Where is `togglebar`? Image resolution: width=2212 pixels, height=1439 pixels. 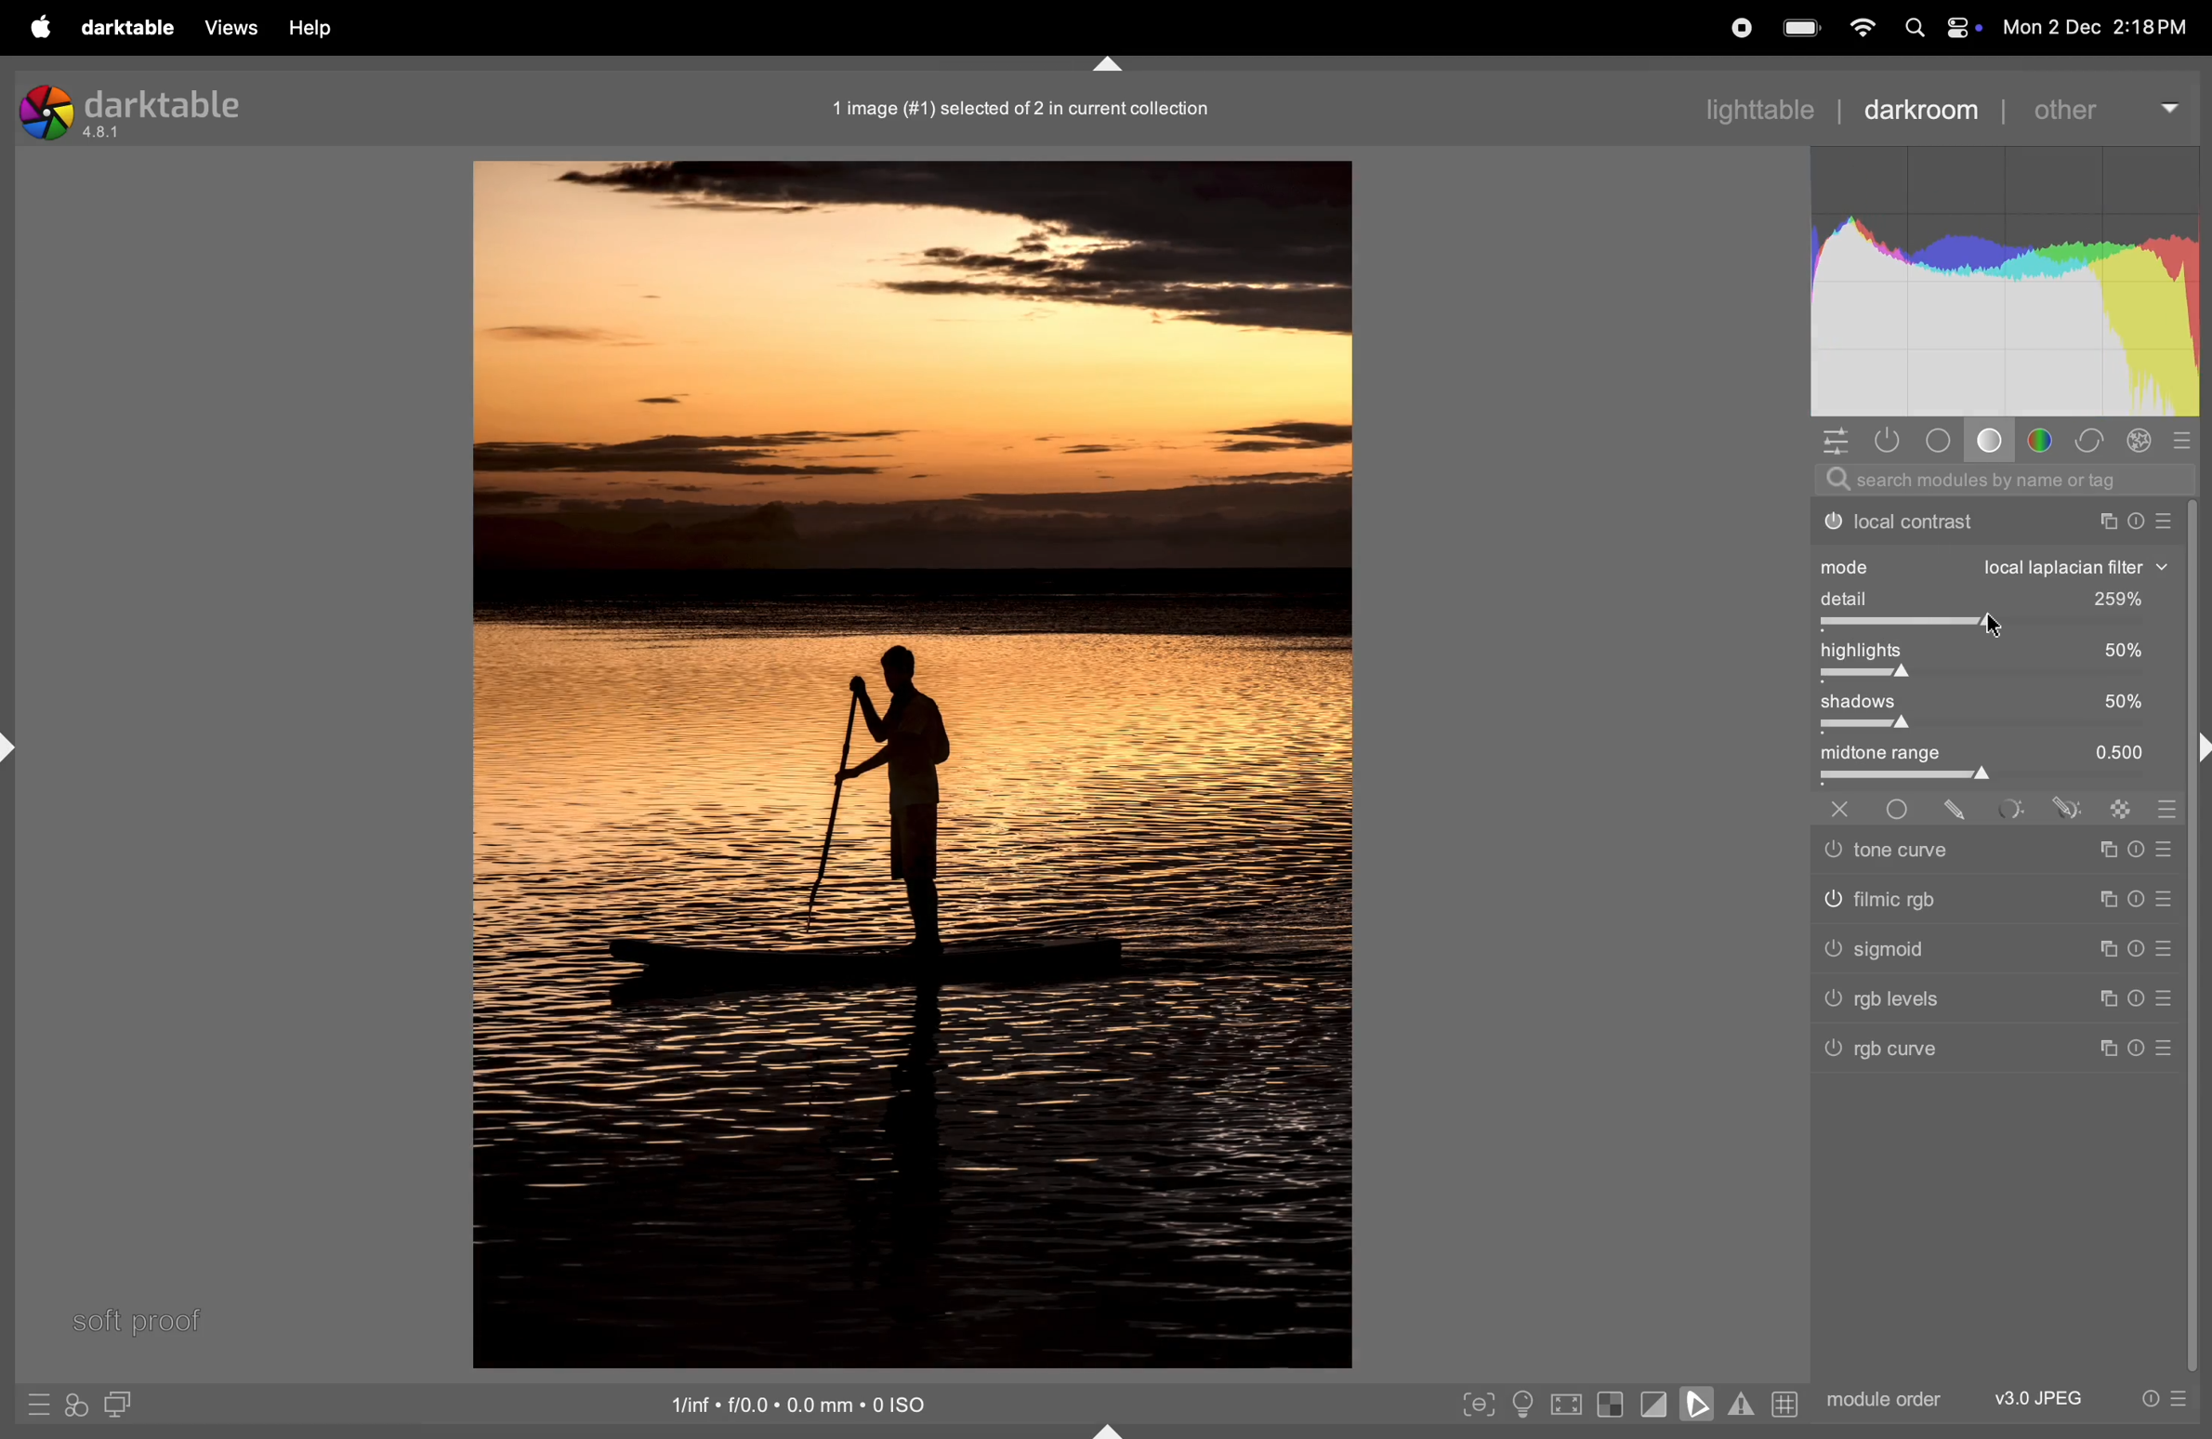
togglebar is located at coordinates (1996, 623).